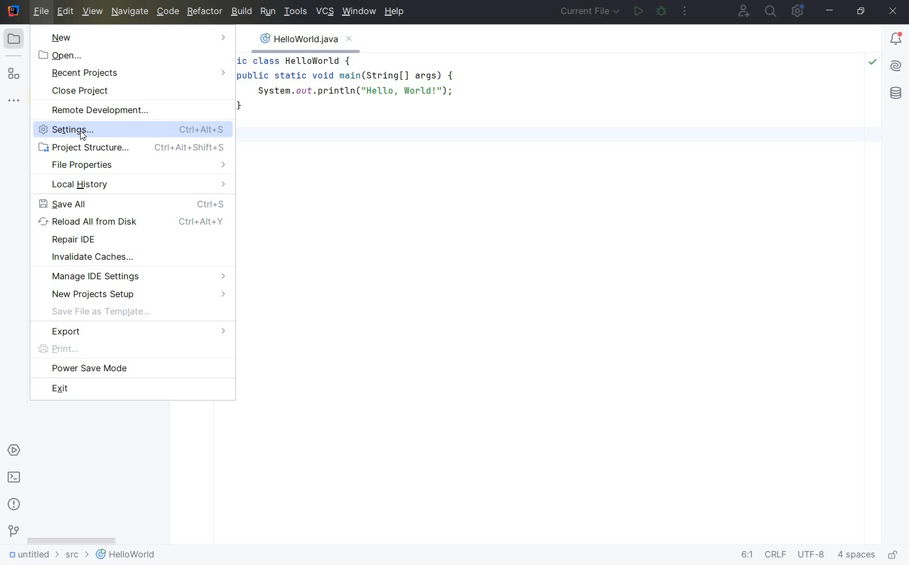 This screenshot has width=909, height=565. Describe the element at coordinates (326, 12) in the screenshot. I see `VCS` at that location.